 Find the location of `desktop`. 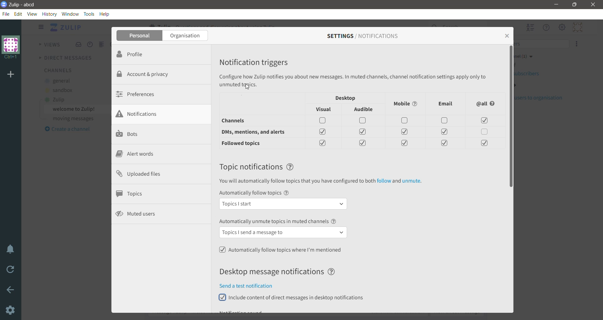

desktop is located at coordinates (346, 98).